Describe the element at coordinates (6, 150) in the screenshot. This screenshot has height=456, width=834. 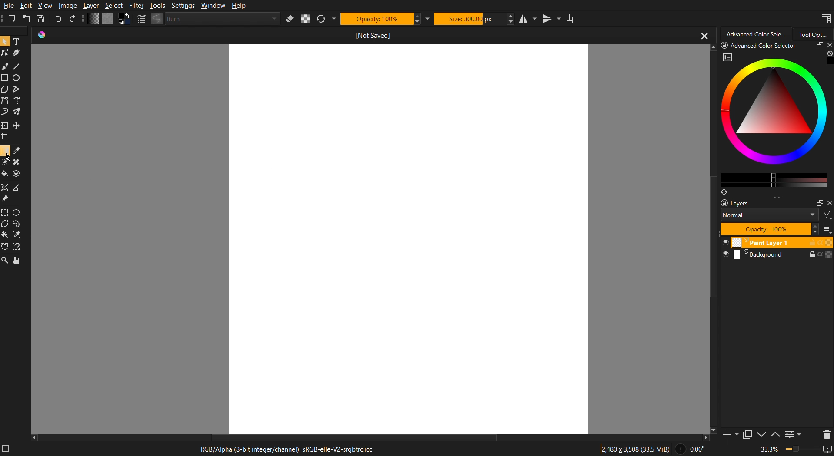
I see `Gradient Tool` at that location.